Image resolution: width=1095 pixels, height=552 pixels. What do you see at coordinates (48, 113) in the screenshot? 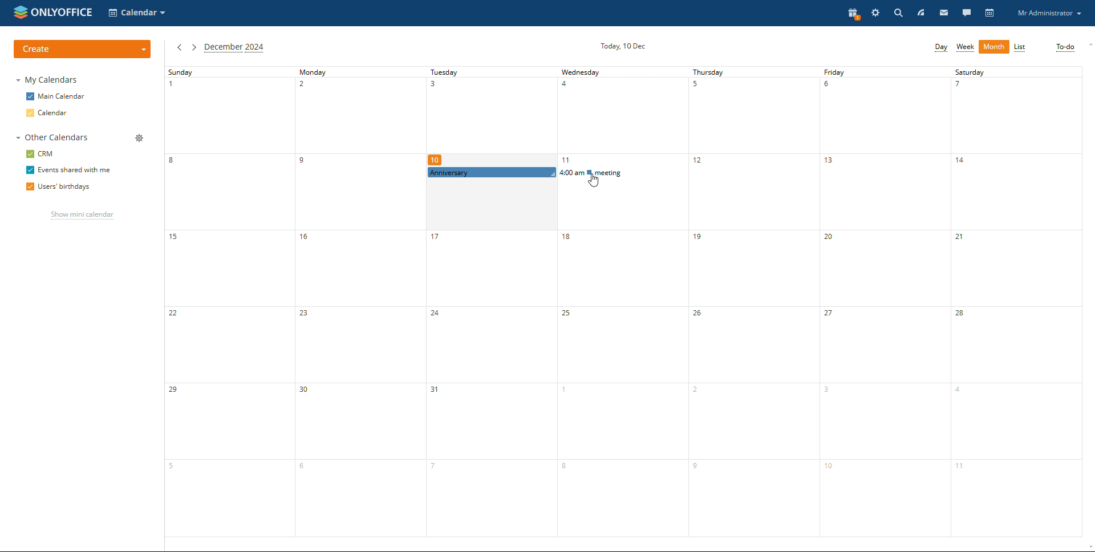
I see `calendar` at bounding box center [48, 113].